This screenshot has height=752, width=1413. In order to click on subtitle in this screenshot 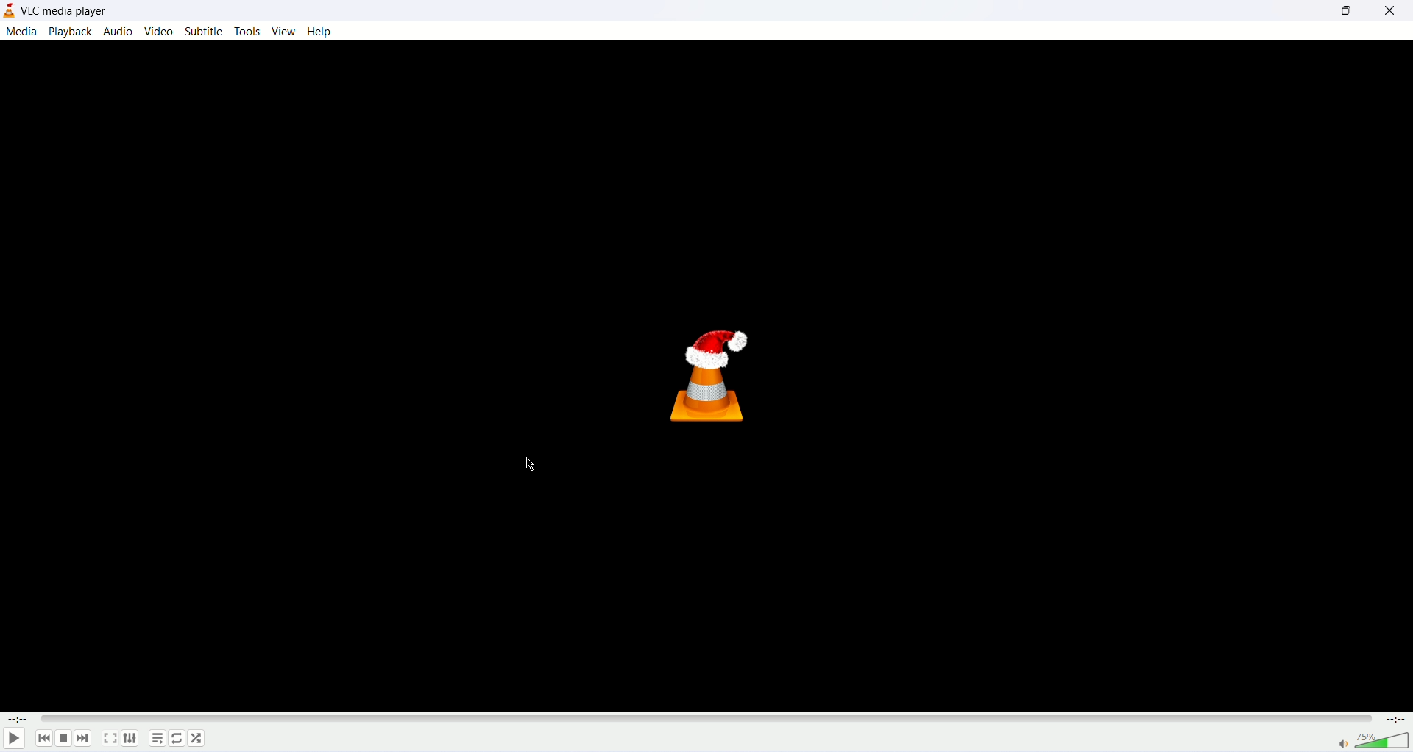, I will do `click(202, 32)`.